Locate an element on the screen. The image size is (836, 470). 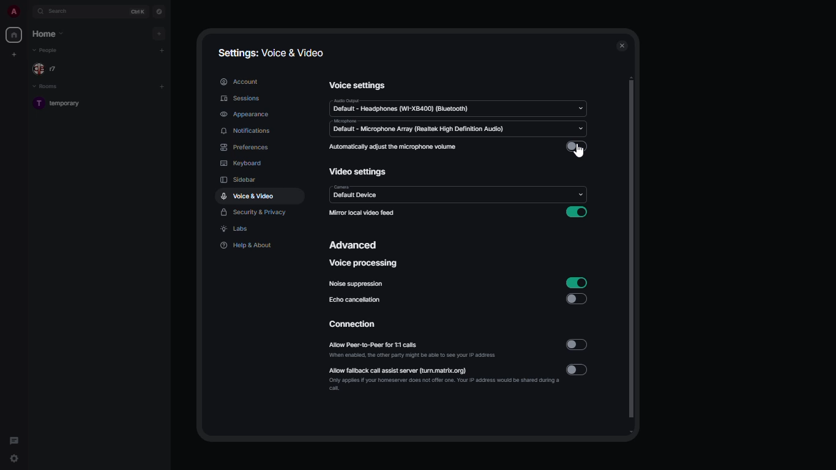
mirror local video feed is located at coordinates (362, 213).